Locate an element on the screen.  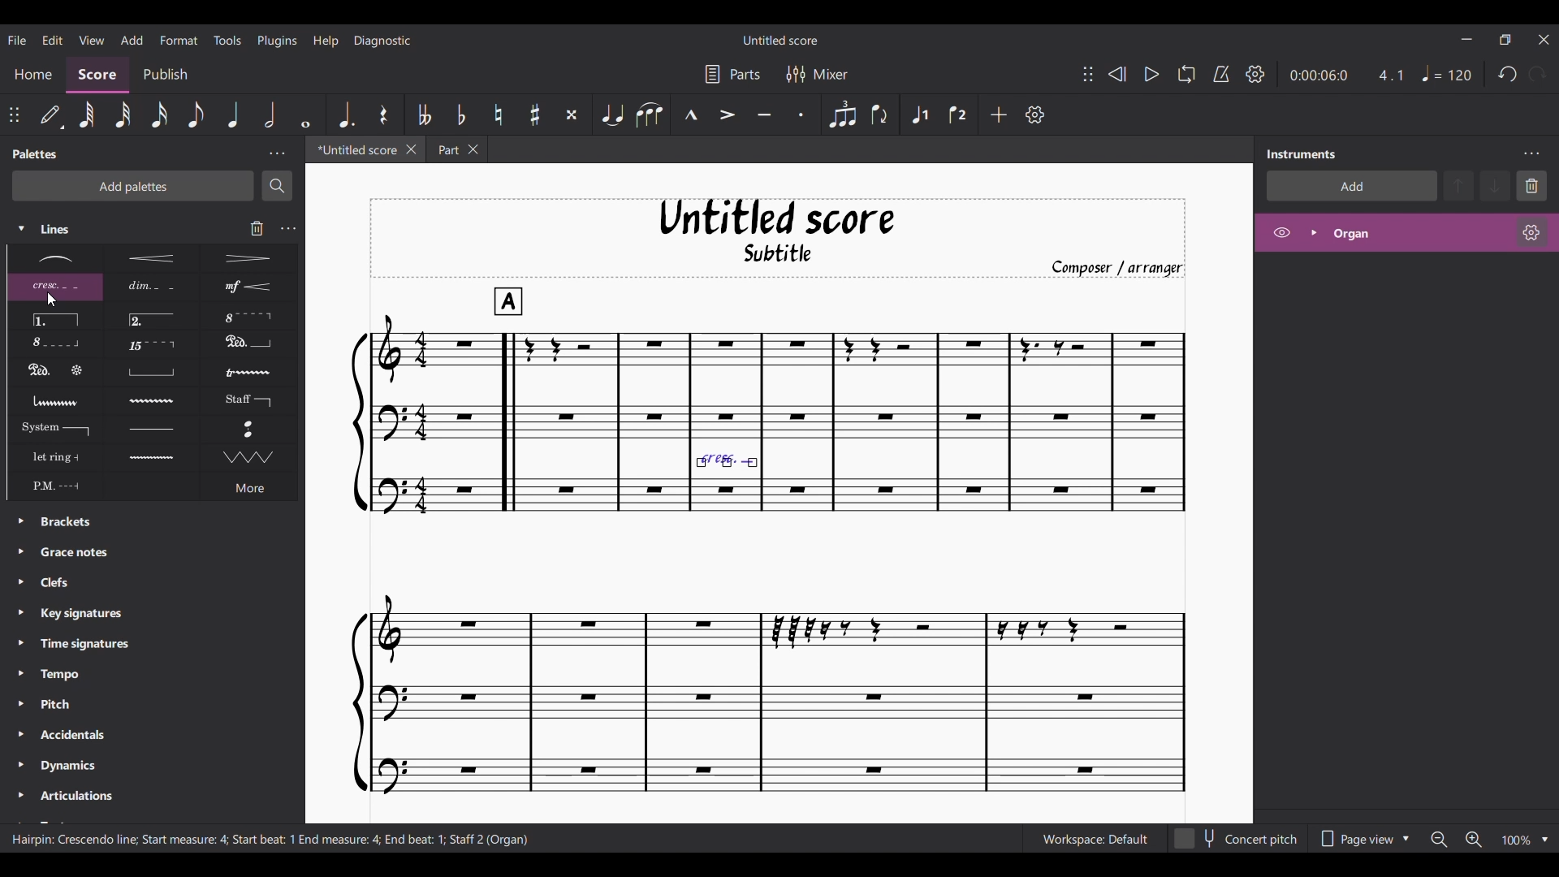
Marcato is located at coordinates (690, 114).